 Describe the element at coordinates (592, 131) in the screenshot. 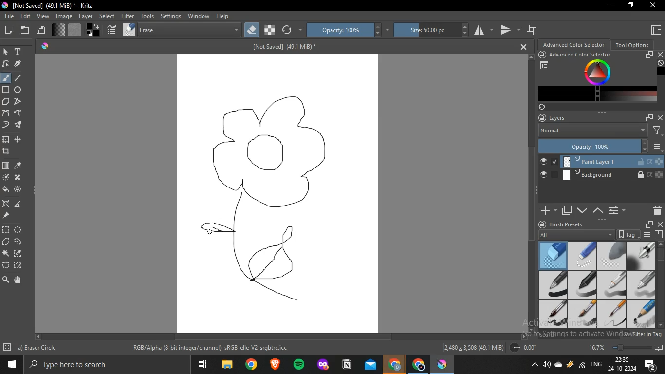

I see `Normal` at that location.